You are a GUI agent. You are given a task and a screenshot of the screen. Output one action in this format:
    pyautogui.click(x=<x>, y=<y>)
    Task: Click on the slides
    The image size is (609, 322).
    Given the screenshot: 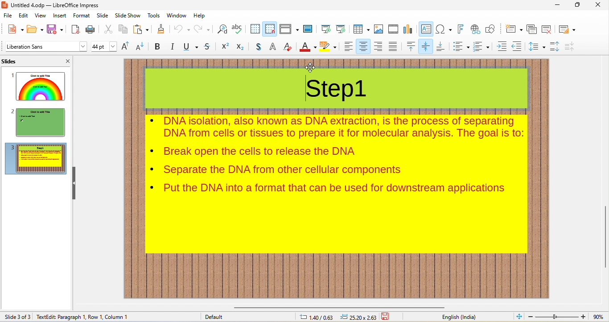 What is the action you would take?
    pyautogui.click(x=12, y=60)
    